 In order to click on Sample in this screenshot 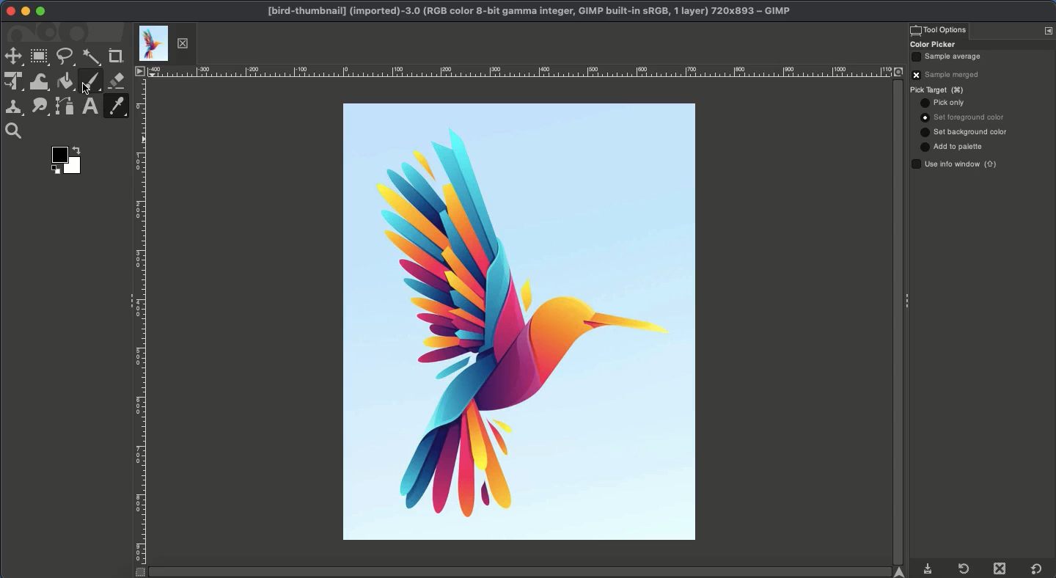, I will do `click(950, 74)`.